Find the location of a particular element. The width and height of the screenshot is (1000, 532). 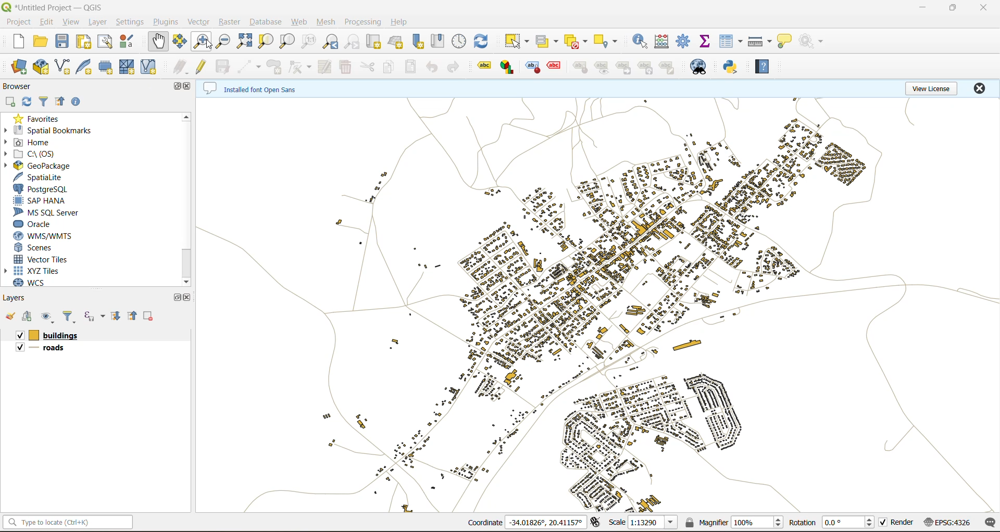

pan map is located at coordinates (158, 42).